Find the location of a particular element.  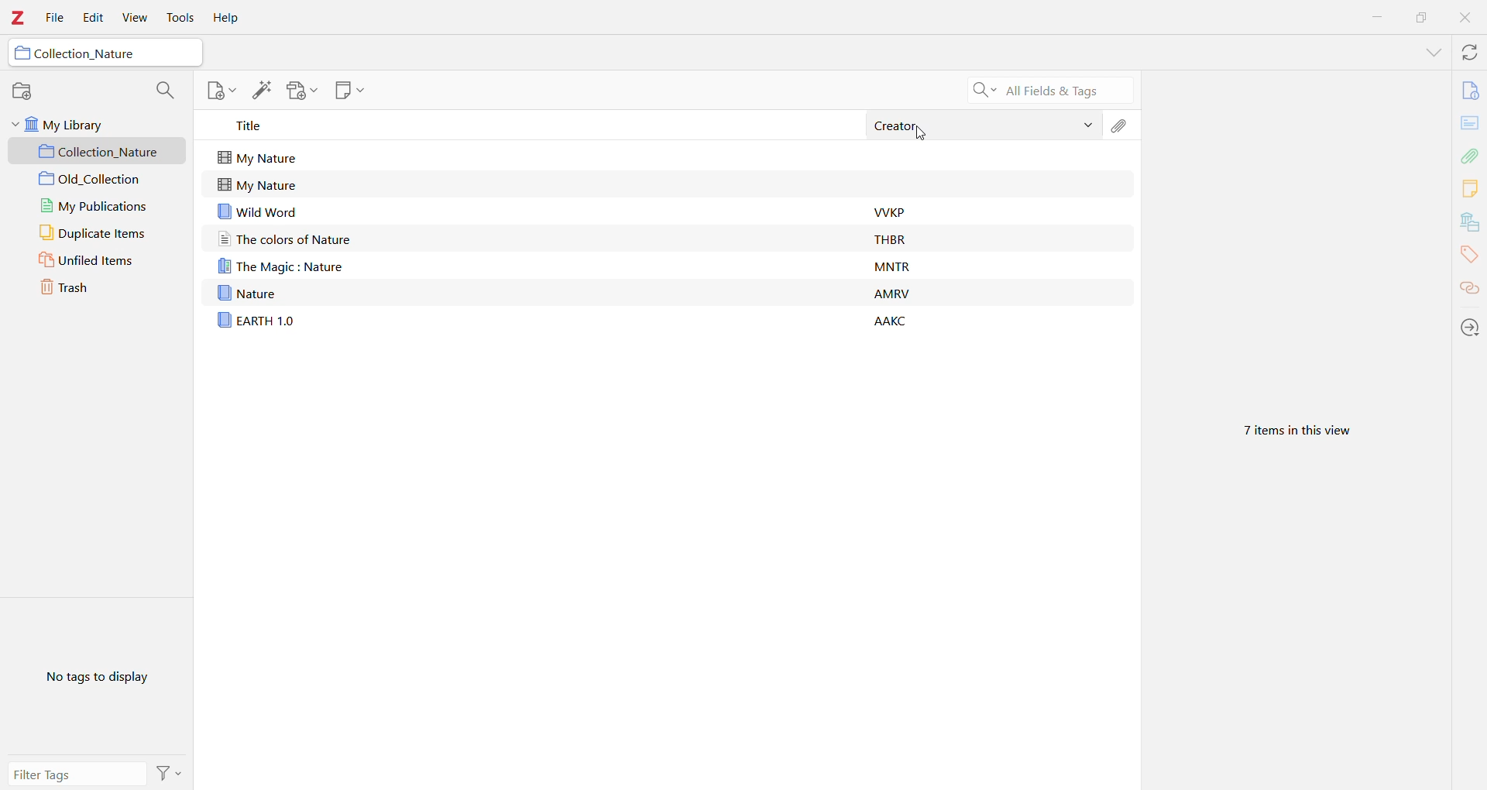

My Library is located at coordinates (105, 124).